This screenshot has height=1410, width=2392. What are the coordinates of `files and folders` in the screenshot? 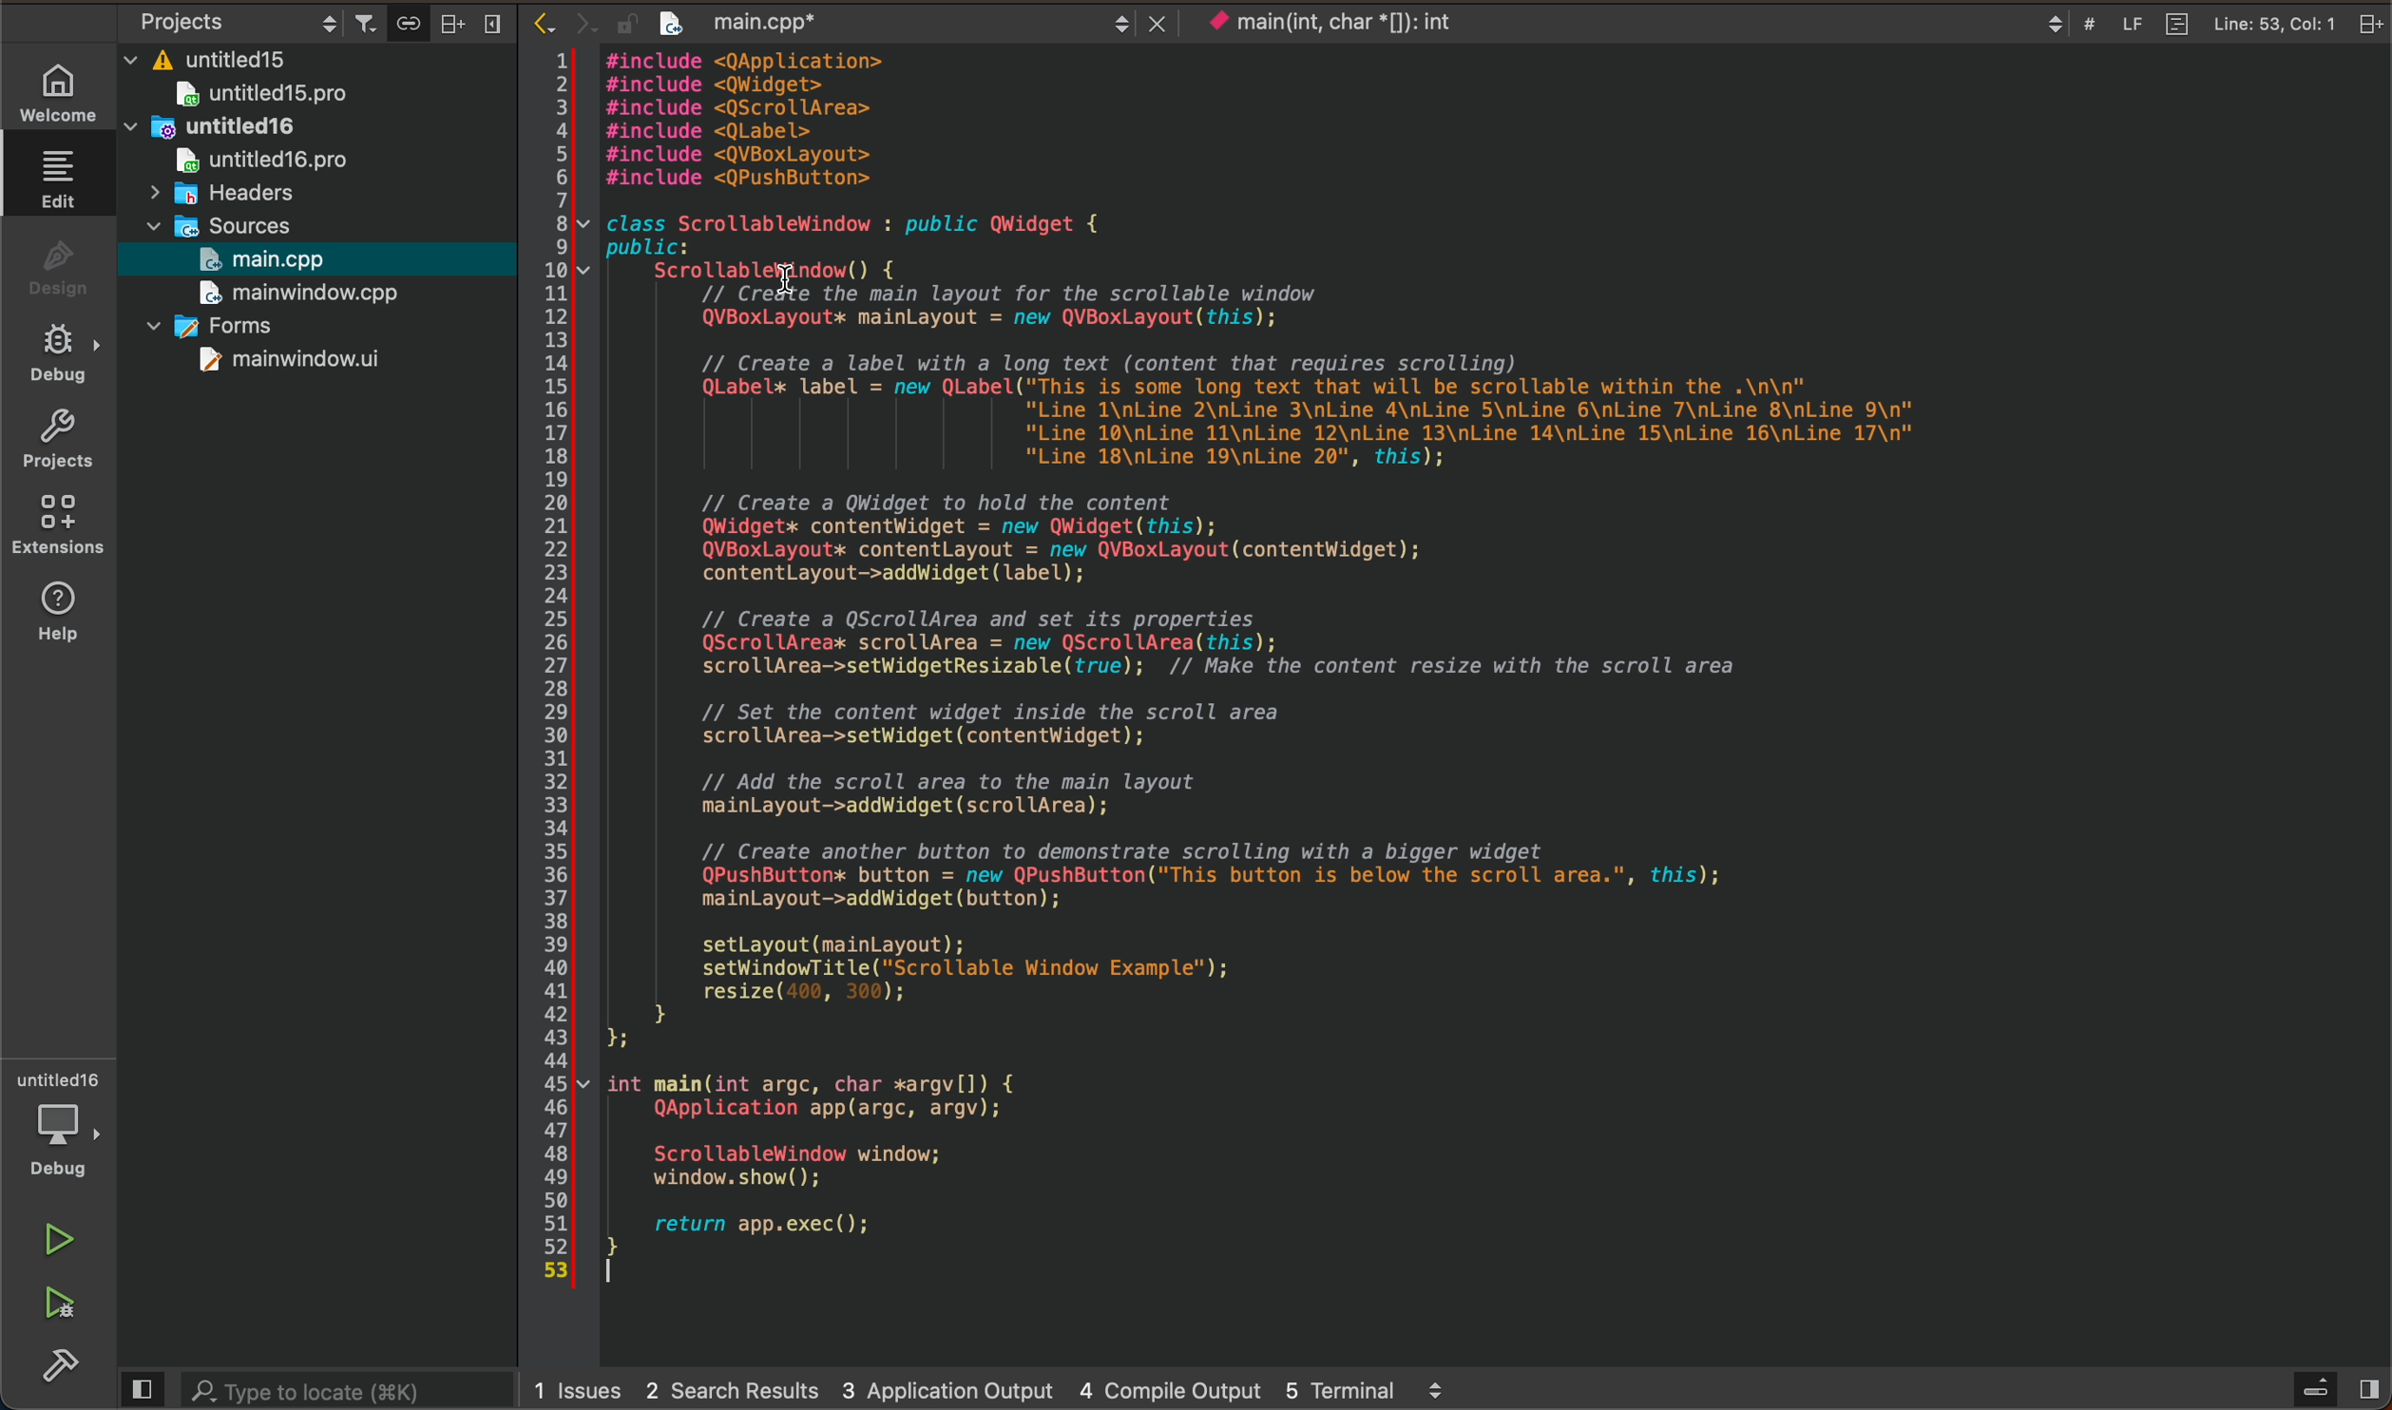 It's located at (314, 63).